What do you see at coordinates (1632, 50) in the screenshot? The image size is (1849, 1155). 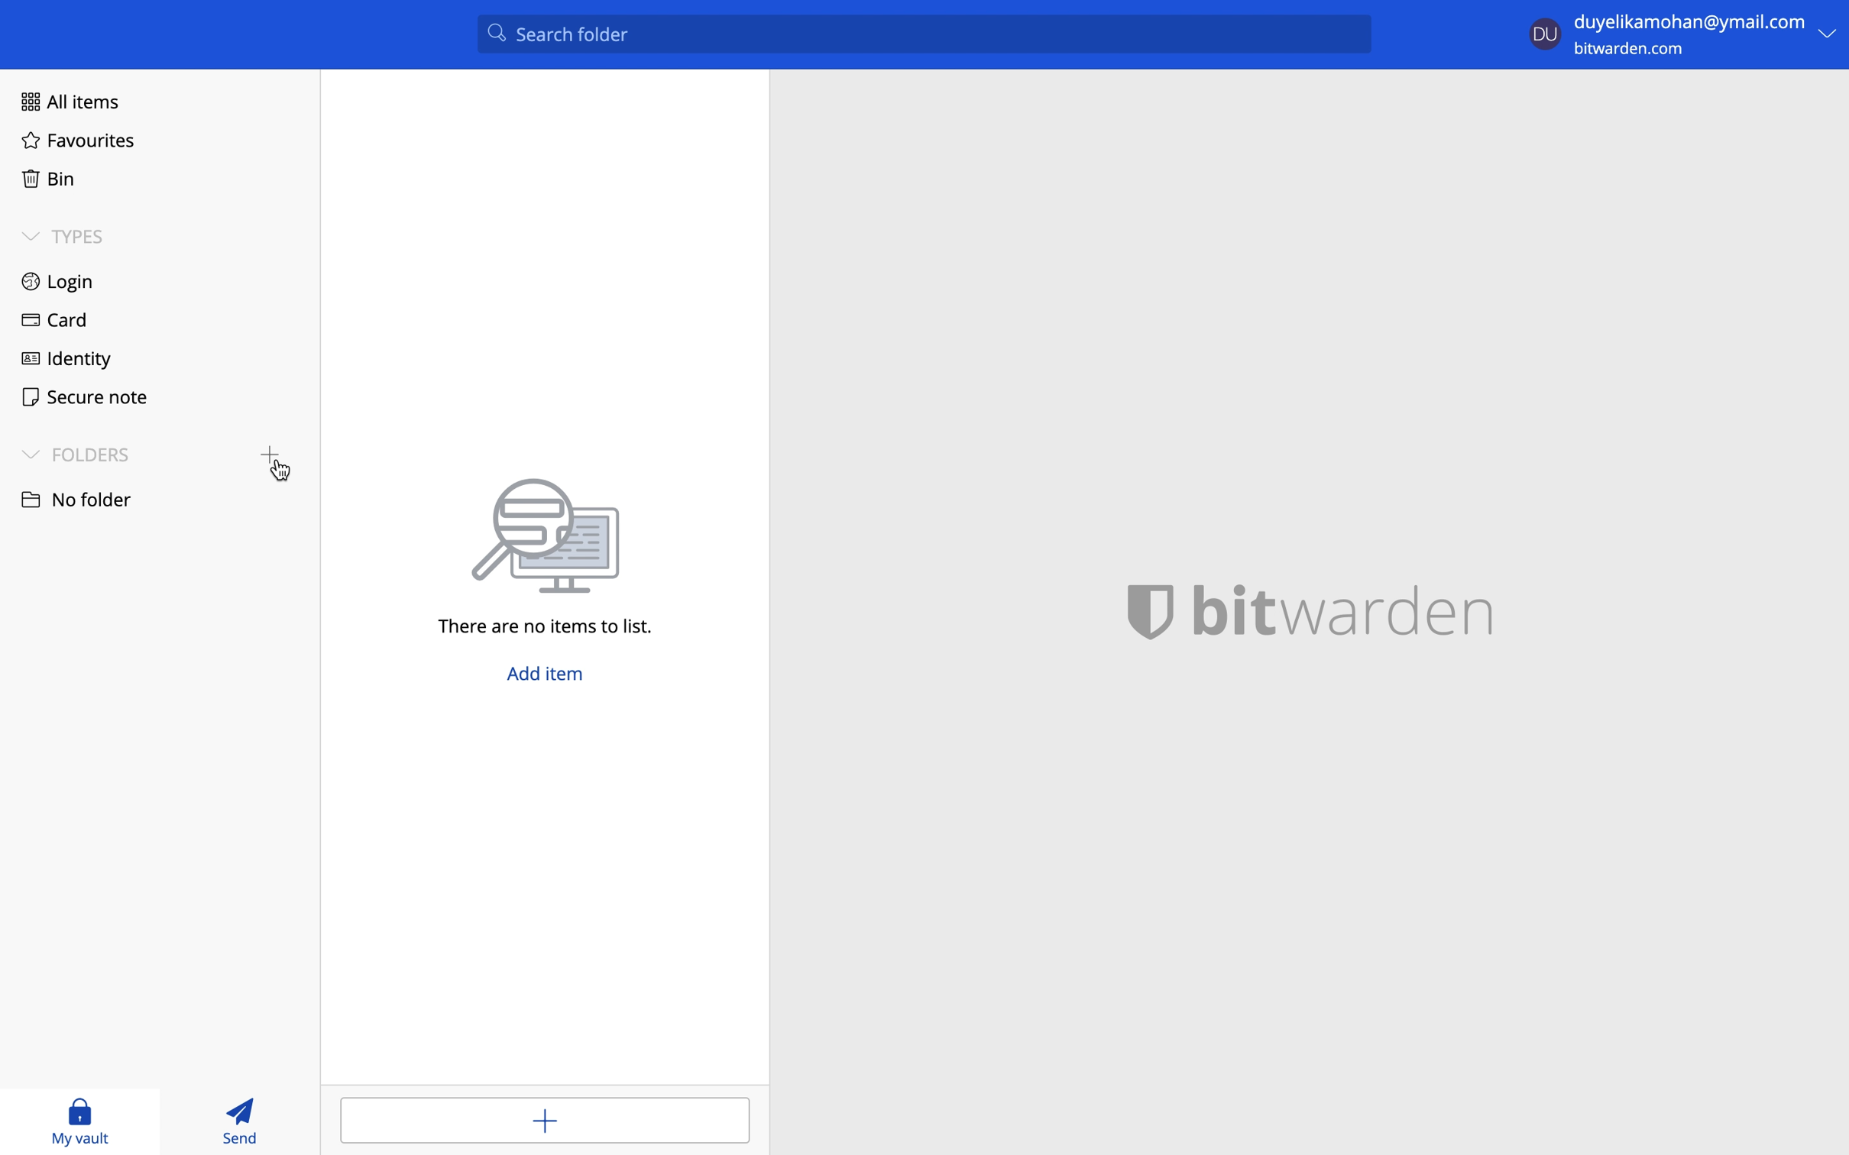 I see `bitwarden.com` at bounding box center [1632, 50].